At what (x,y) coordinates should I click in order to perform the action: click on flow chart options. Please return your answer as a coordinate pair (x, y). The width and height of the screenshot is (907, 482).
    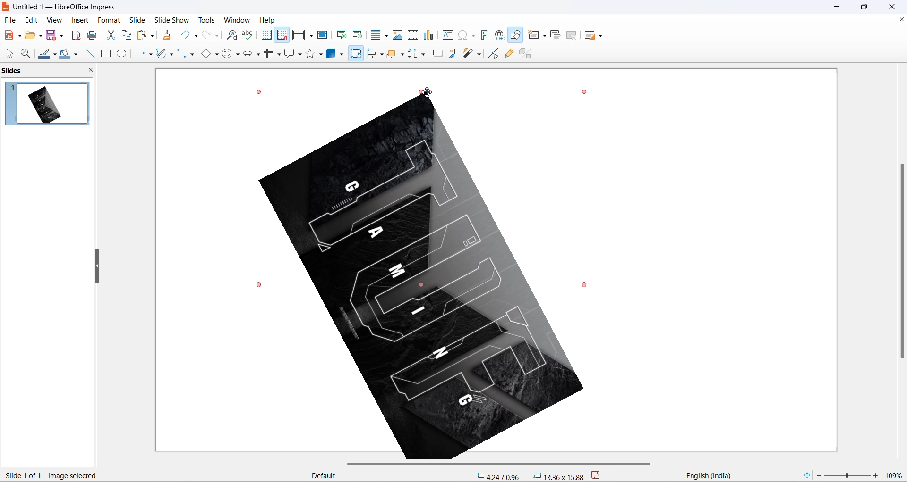
    Looking at the image, I should click on (279, 55).